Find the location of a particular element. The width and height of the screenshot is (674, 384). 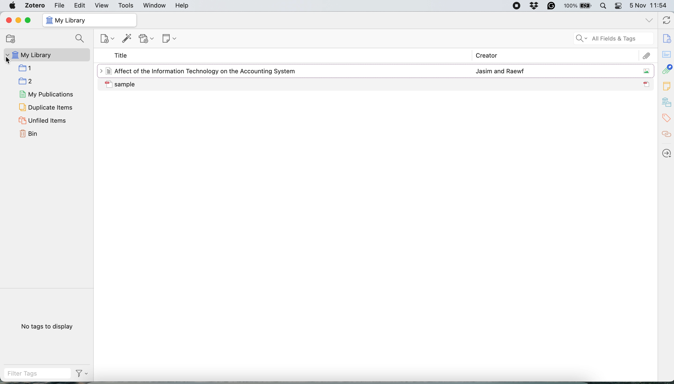

battery is located at coordinates (576, 5).